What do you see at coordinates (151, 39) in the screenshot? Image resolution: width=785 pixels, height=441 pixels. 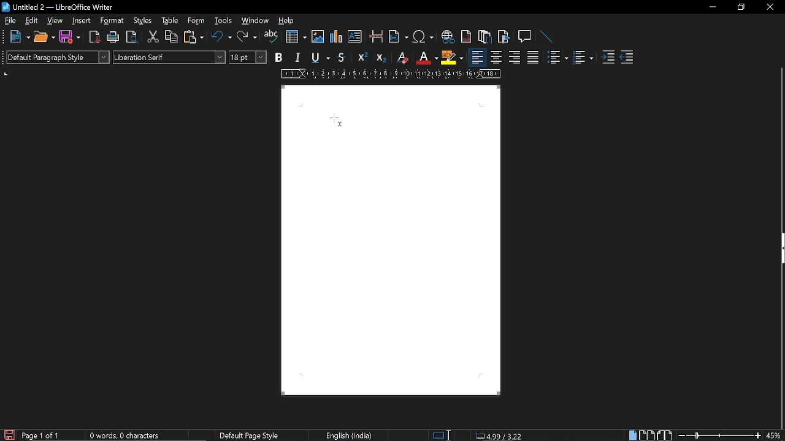 I see `cut` at bounding box center [151, 39].